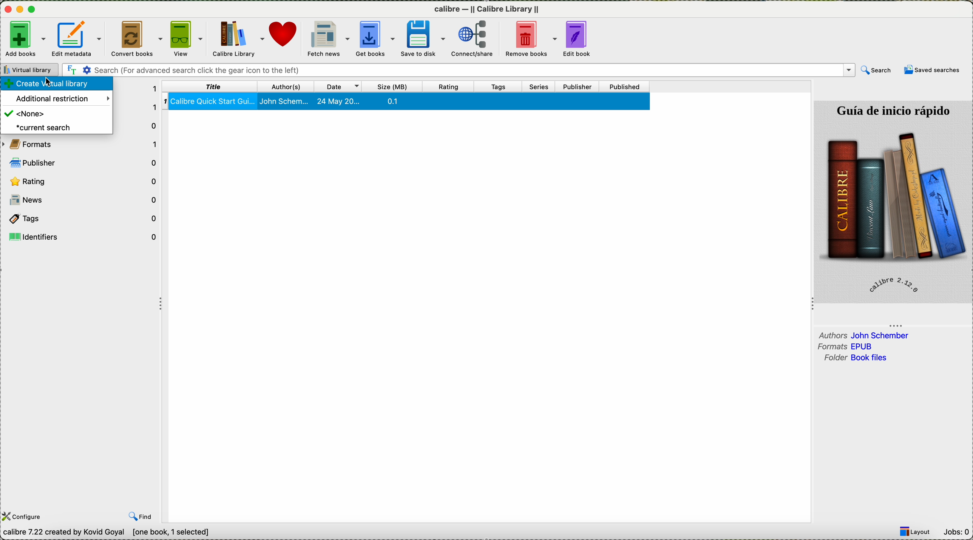 This screenshot has width=973, height=540. I want to click on maximize program, so click(35, 9).